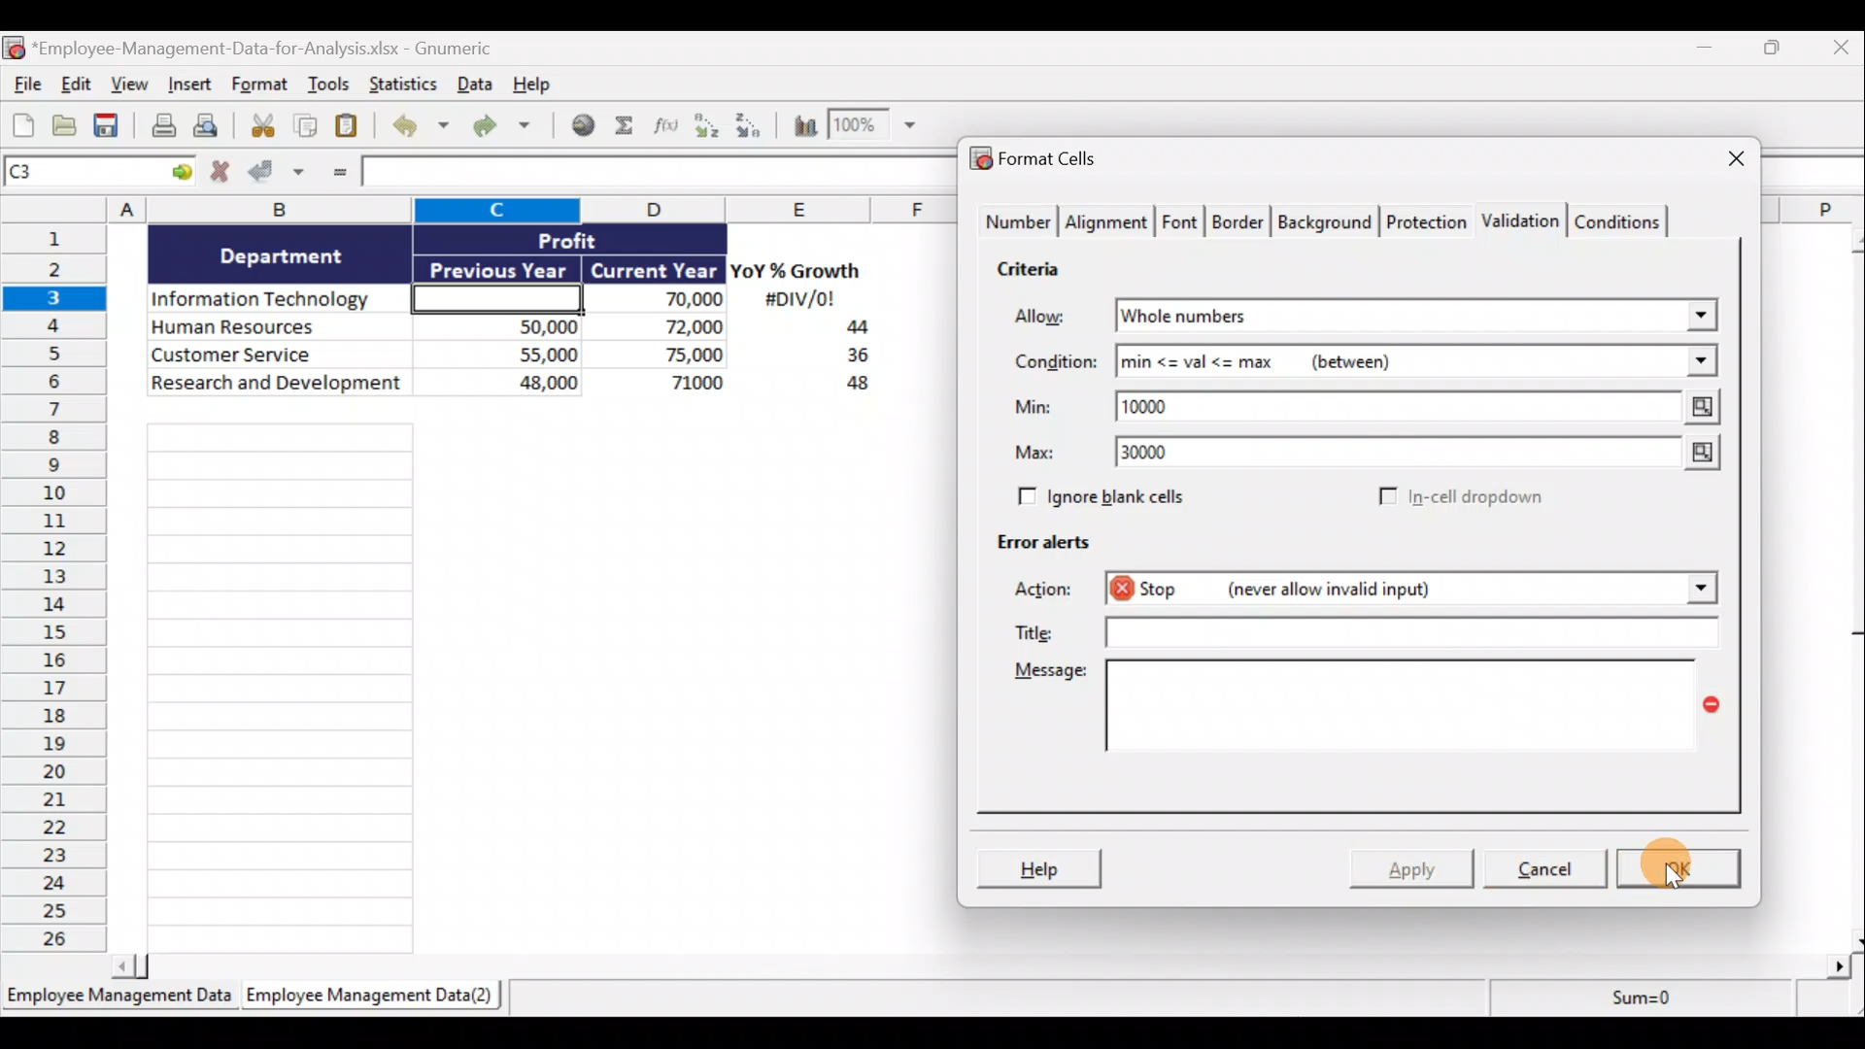 The width and height of the screenshot is (1865, 1049). What do you see at coordinates (1848, 586) in the screenshot?
I see `Scroll bar` at bounding box center [1848, 586].